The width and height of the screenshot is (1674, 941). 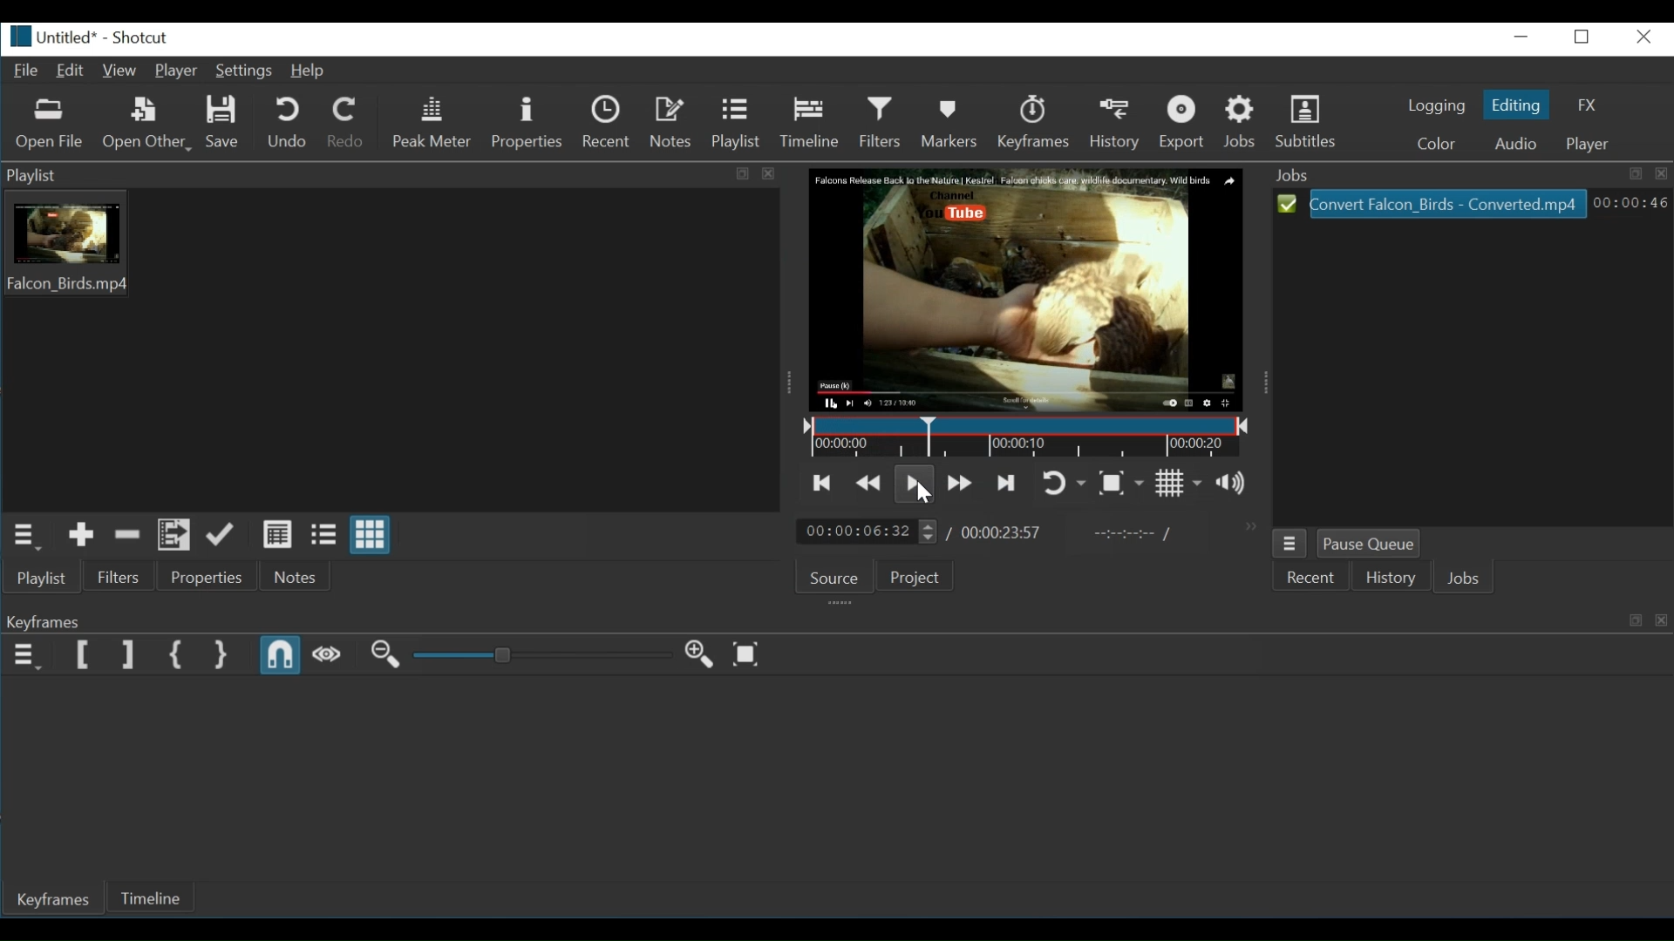 I want to click on Skip to the previous point, so click(x=822, y=483).